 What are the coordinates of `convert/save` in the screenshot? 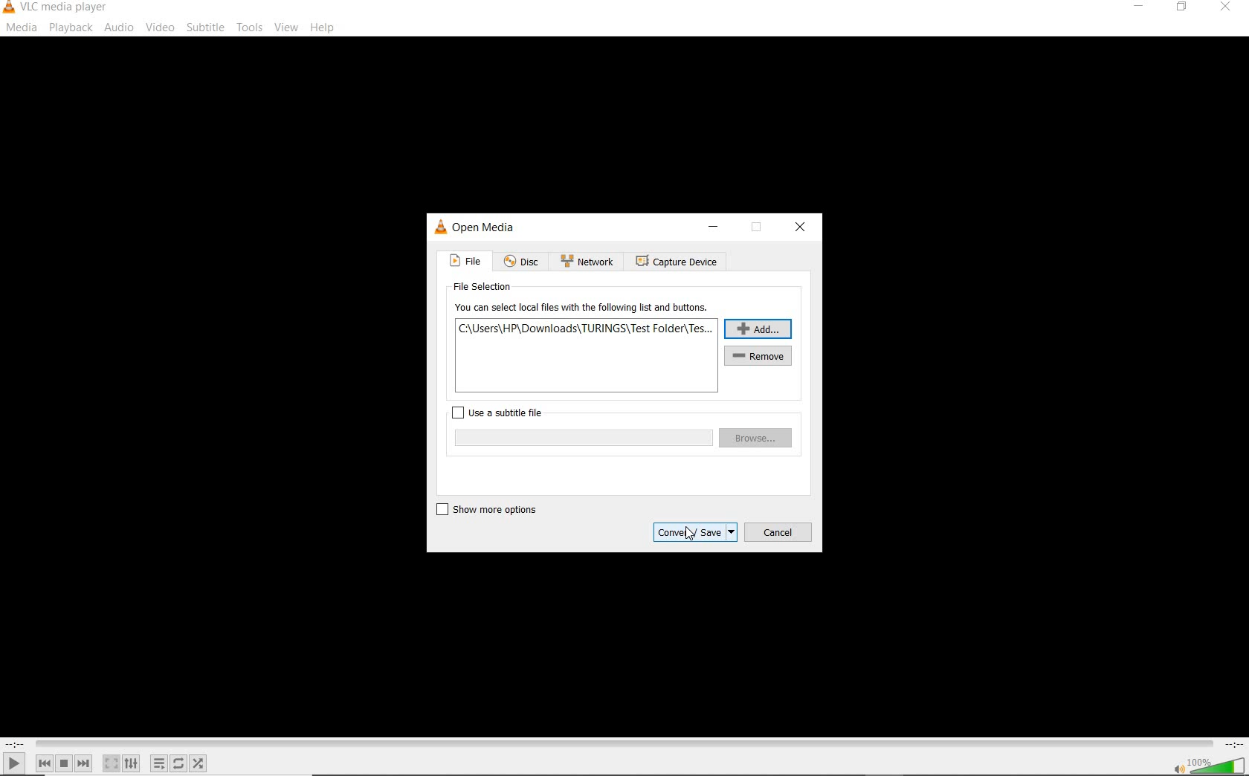 It's located at (694, 532).